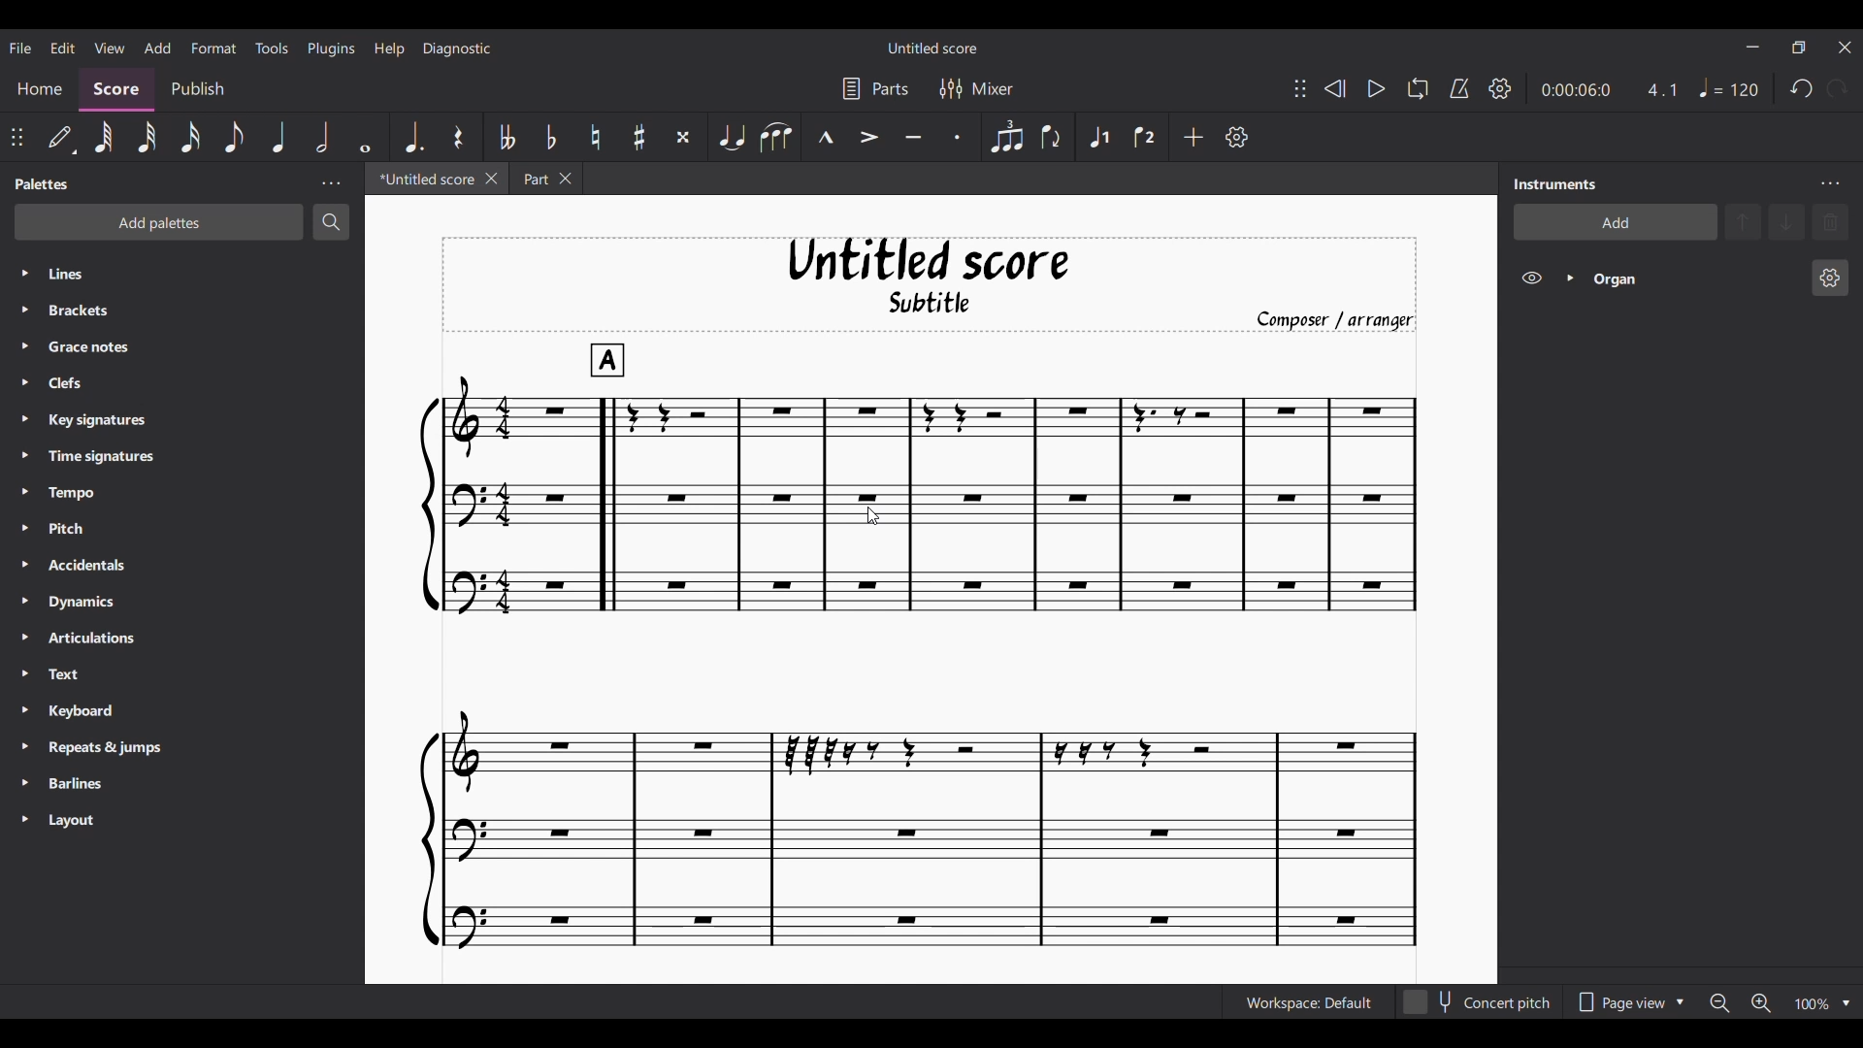  What do you see at coordinates (415, 136) in the screenshot?
I see `Augmentation dot` at bounding box center [415, 136].